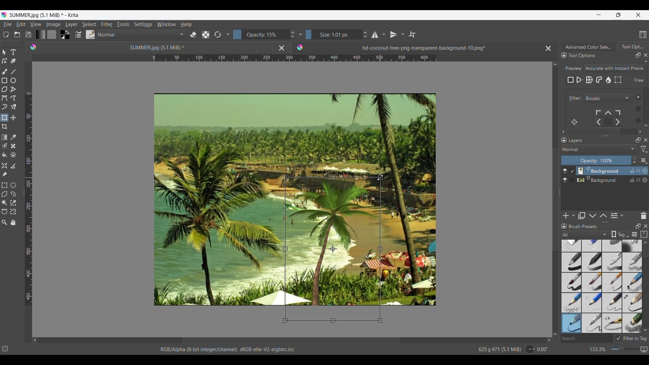  I want to click on Vertical slide bar of Tool Options panel, so click(647, 92).